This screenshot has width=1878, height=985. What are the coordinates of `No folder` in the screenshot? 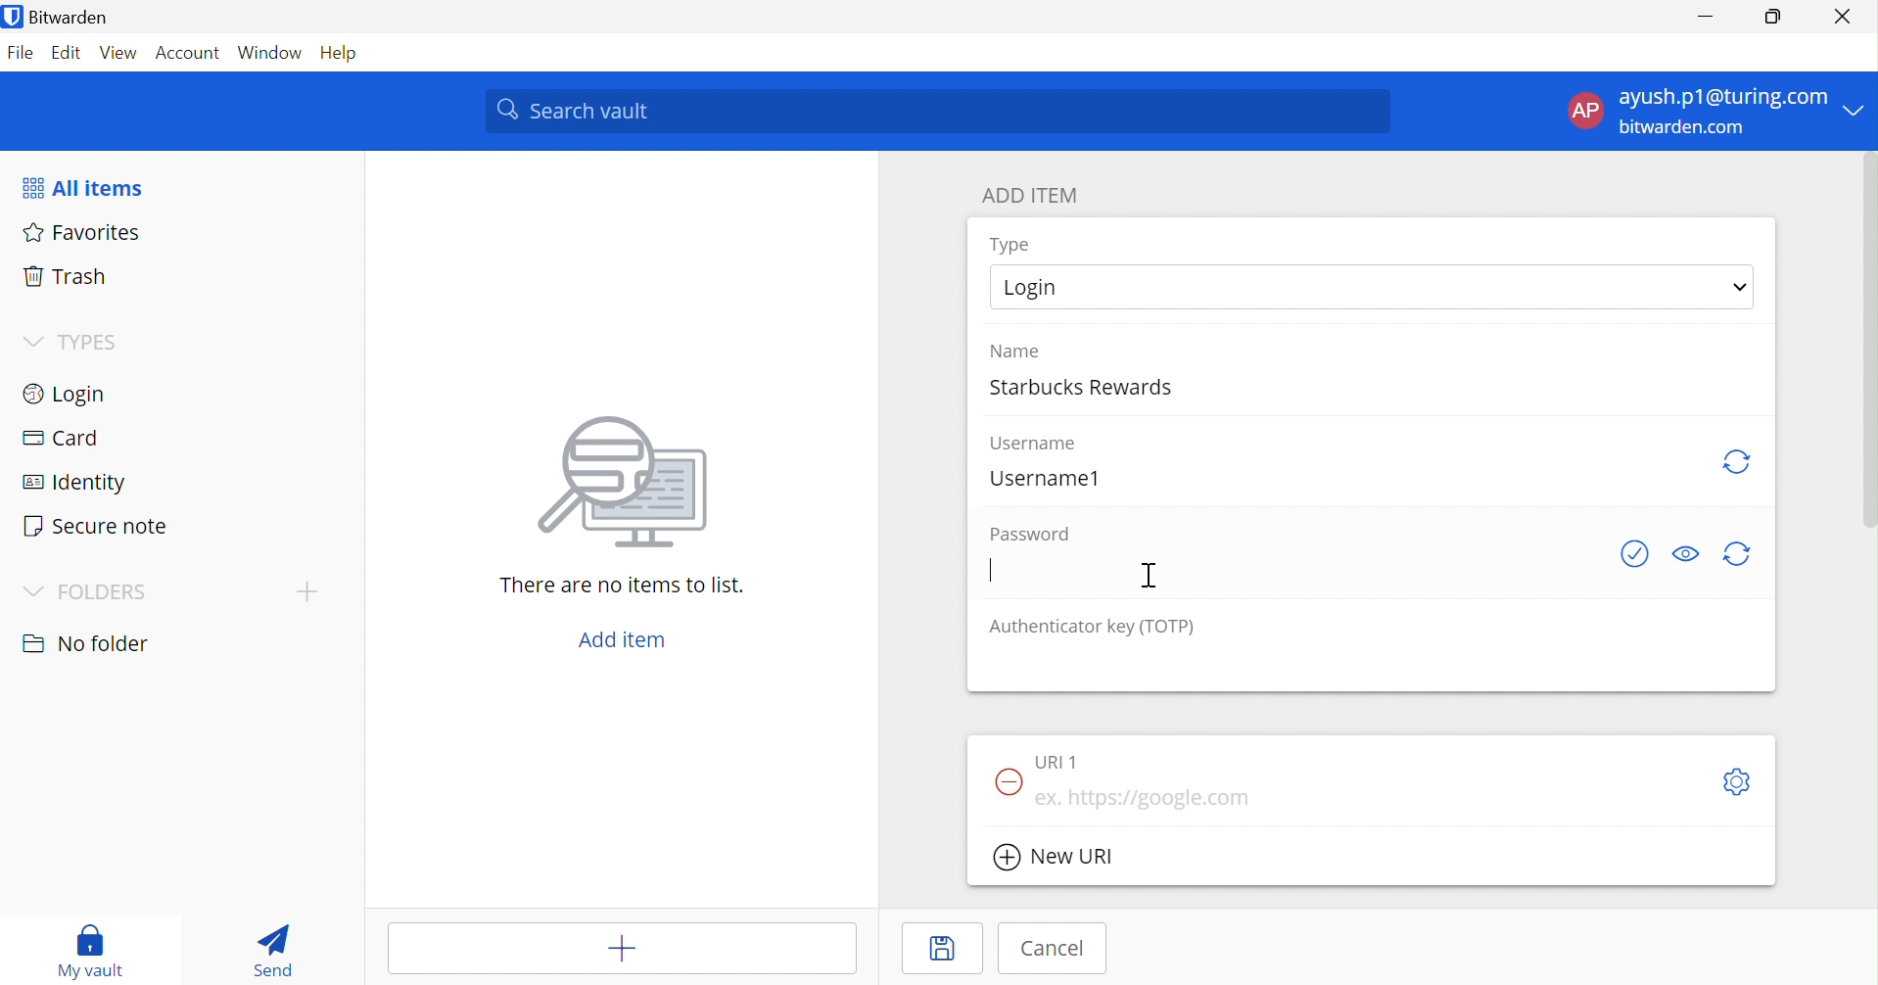 It's located at (87, 646).